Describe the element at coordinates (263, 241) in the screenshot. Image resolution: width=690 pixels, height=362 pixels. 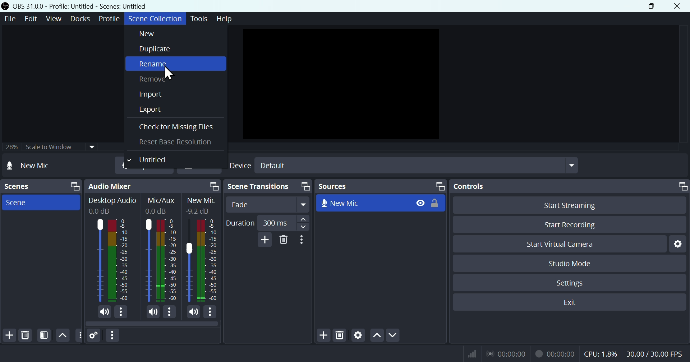
I see `Add ` at that location.